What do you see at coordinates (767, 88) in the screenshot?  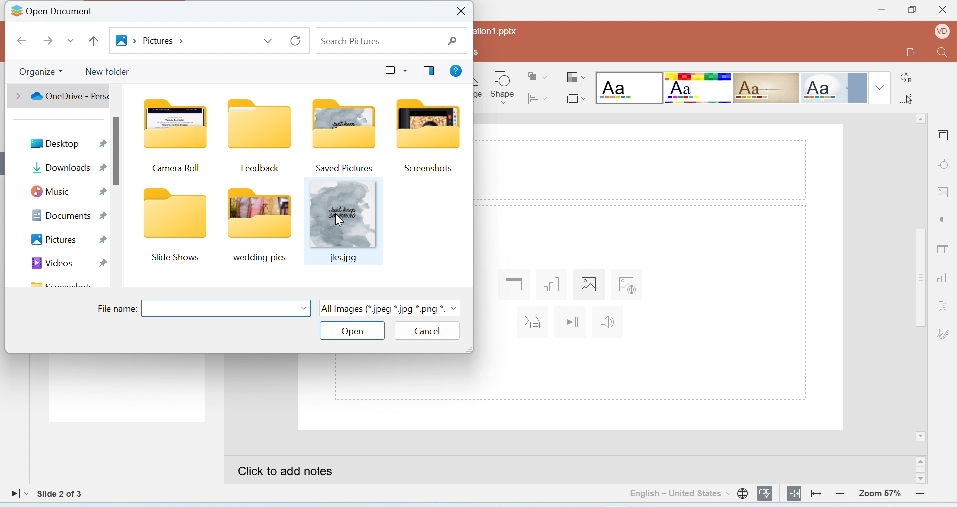 I see `Lines` at bounding box center [767, 88].